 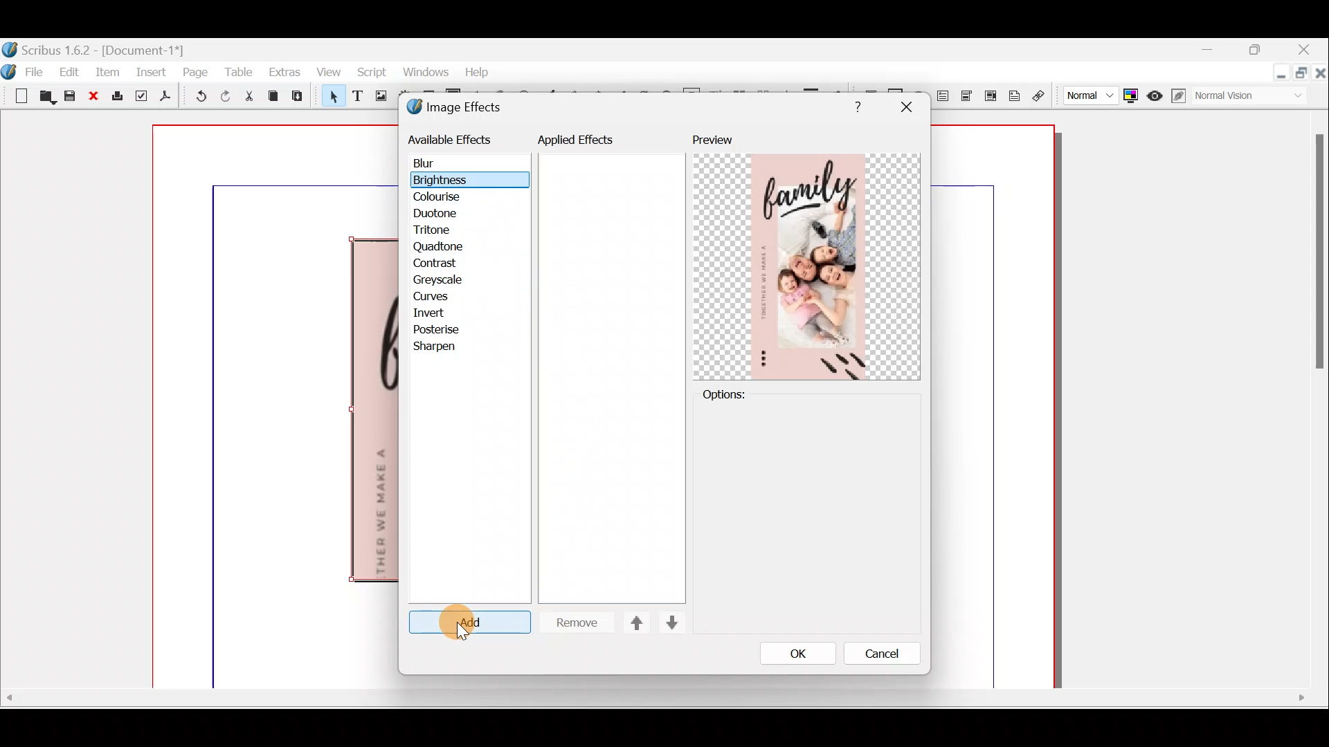 I want to click on PDF combo box, so click(x=968, y=96).